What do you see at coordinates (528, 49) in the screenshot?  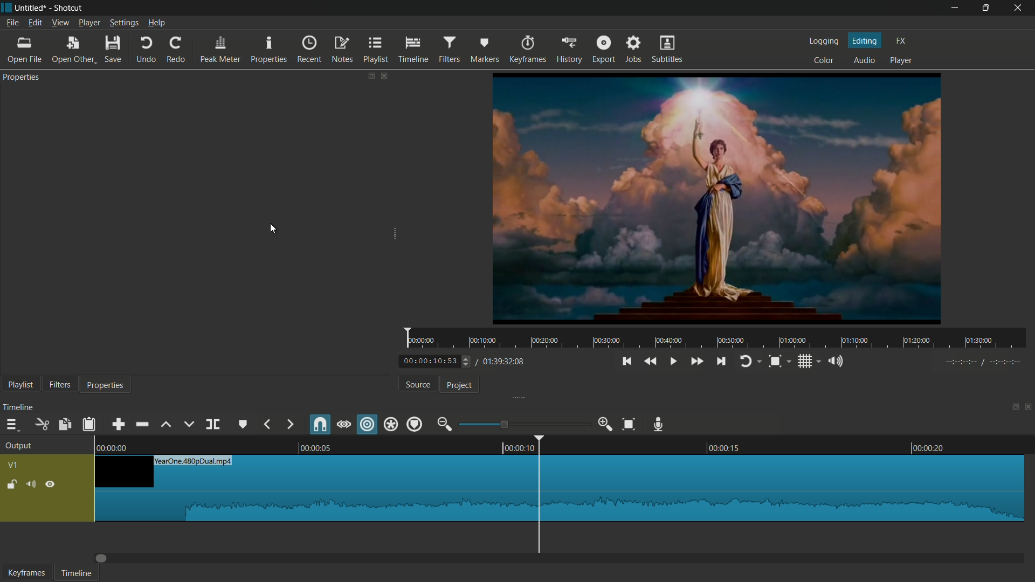 I see `keyframes` at bounding box center [528, 49].